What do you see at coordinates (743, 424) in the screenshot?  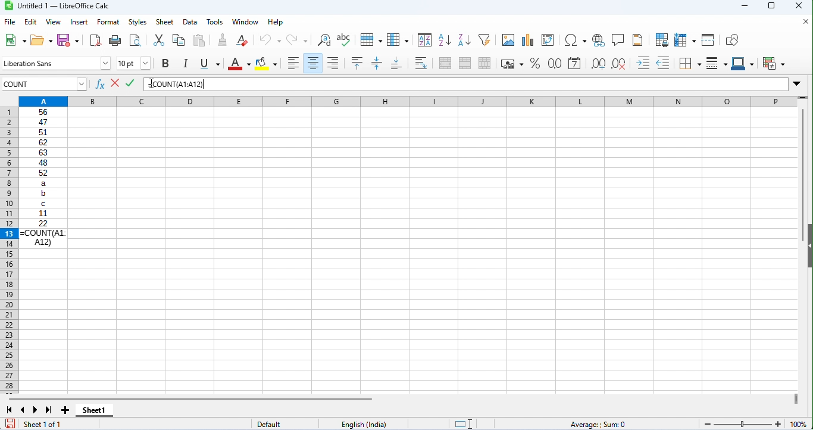 I see `Zoom slider` at bounding box center [743, 424].